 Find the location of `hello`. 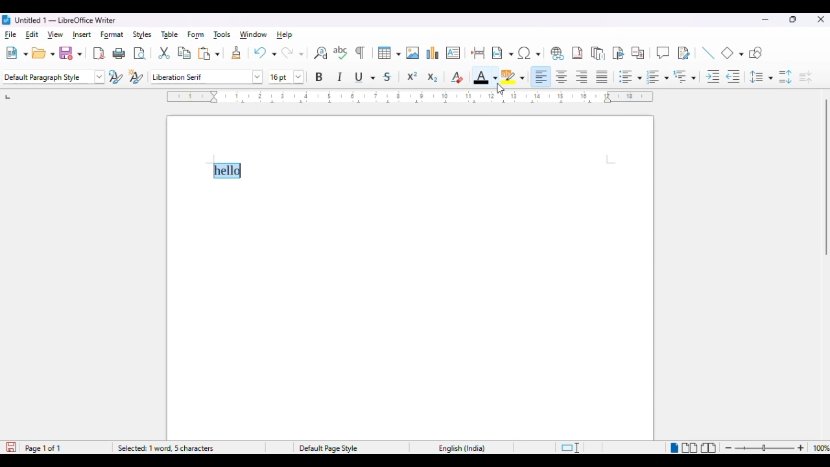

hello is located at coordinates (228, 171).